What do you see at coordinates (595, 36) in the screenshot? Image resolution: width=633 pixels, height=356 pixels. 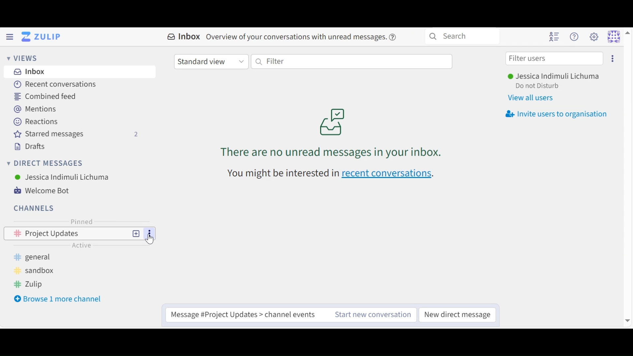 I see `Main menu` at bounding box center [595, 36].